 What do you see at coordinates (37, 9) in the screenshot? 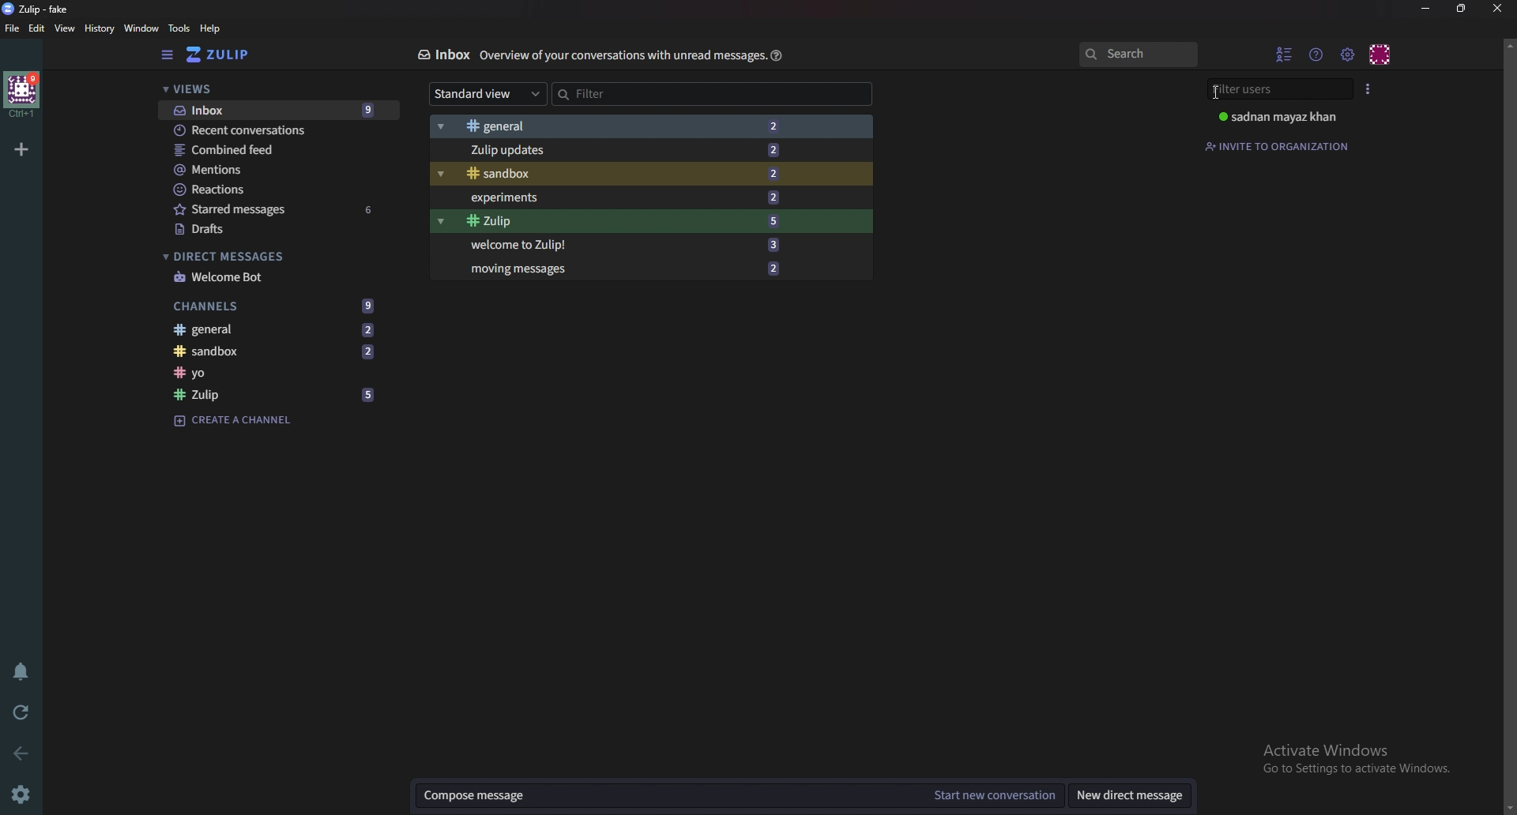
I see `zulip` at bounding box center [37, 9].